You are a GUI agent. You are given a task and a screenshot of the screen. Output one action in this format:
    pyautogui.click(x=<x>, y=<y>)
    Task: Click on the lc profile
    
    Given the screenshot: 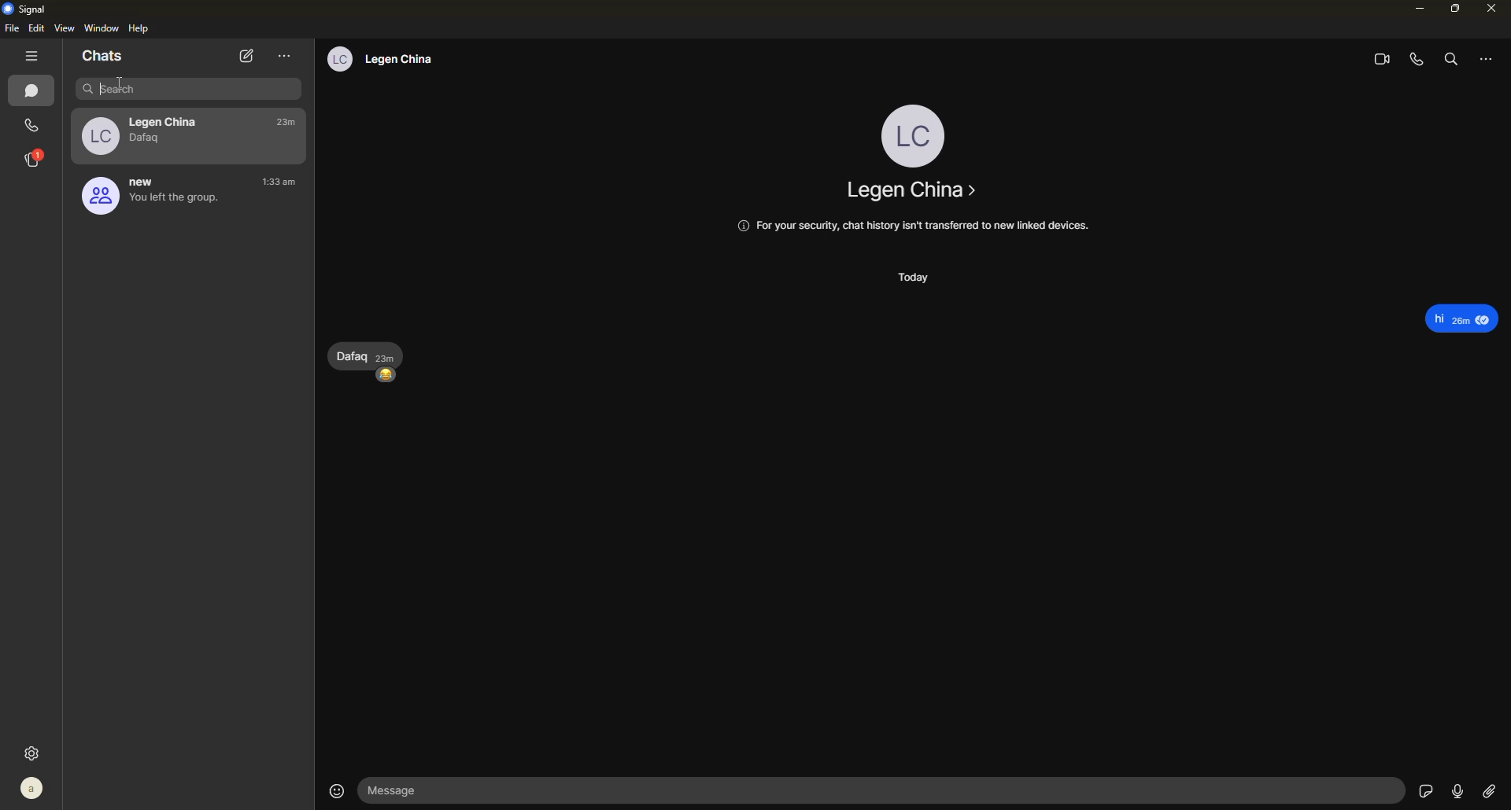 What is the action you would take?
    pyautogui.click(x=337, y=61)
    